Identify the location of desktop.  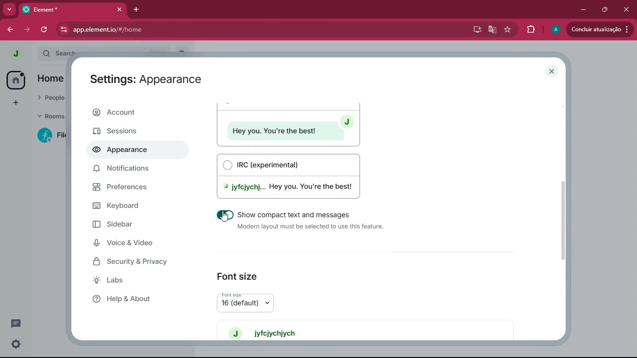
(475, 30).